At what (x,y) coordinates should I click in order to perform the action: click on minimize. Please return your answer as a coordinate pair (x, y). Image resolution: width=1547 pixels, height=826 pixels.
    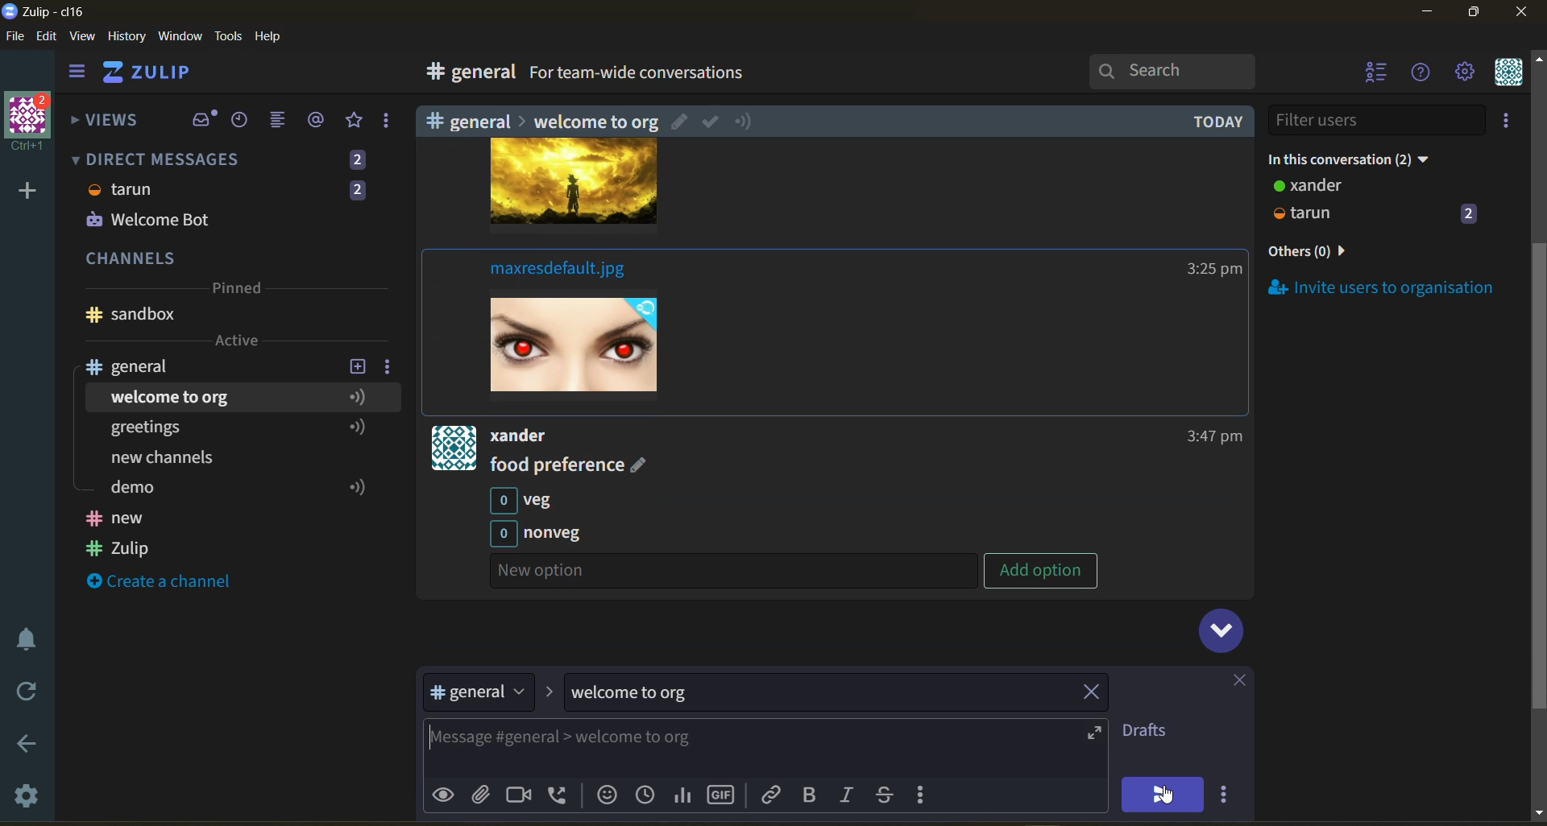
    Looking at the image, I should click on (1427, 14).